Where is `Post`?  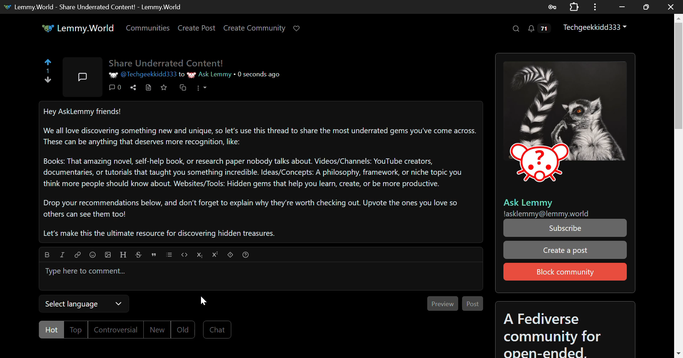 Post is located at coordinates (472, 303).